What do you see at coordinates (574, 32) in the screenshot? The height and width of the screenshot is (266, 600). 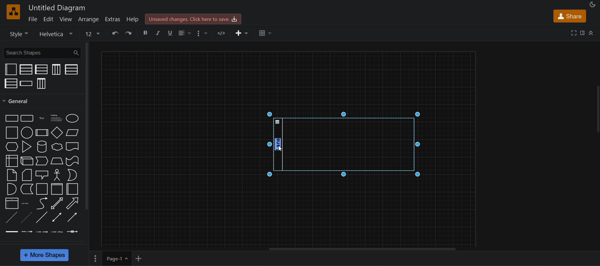 I see `fullscreen` at bounding box center [574, 32].